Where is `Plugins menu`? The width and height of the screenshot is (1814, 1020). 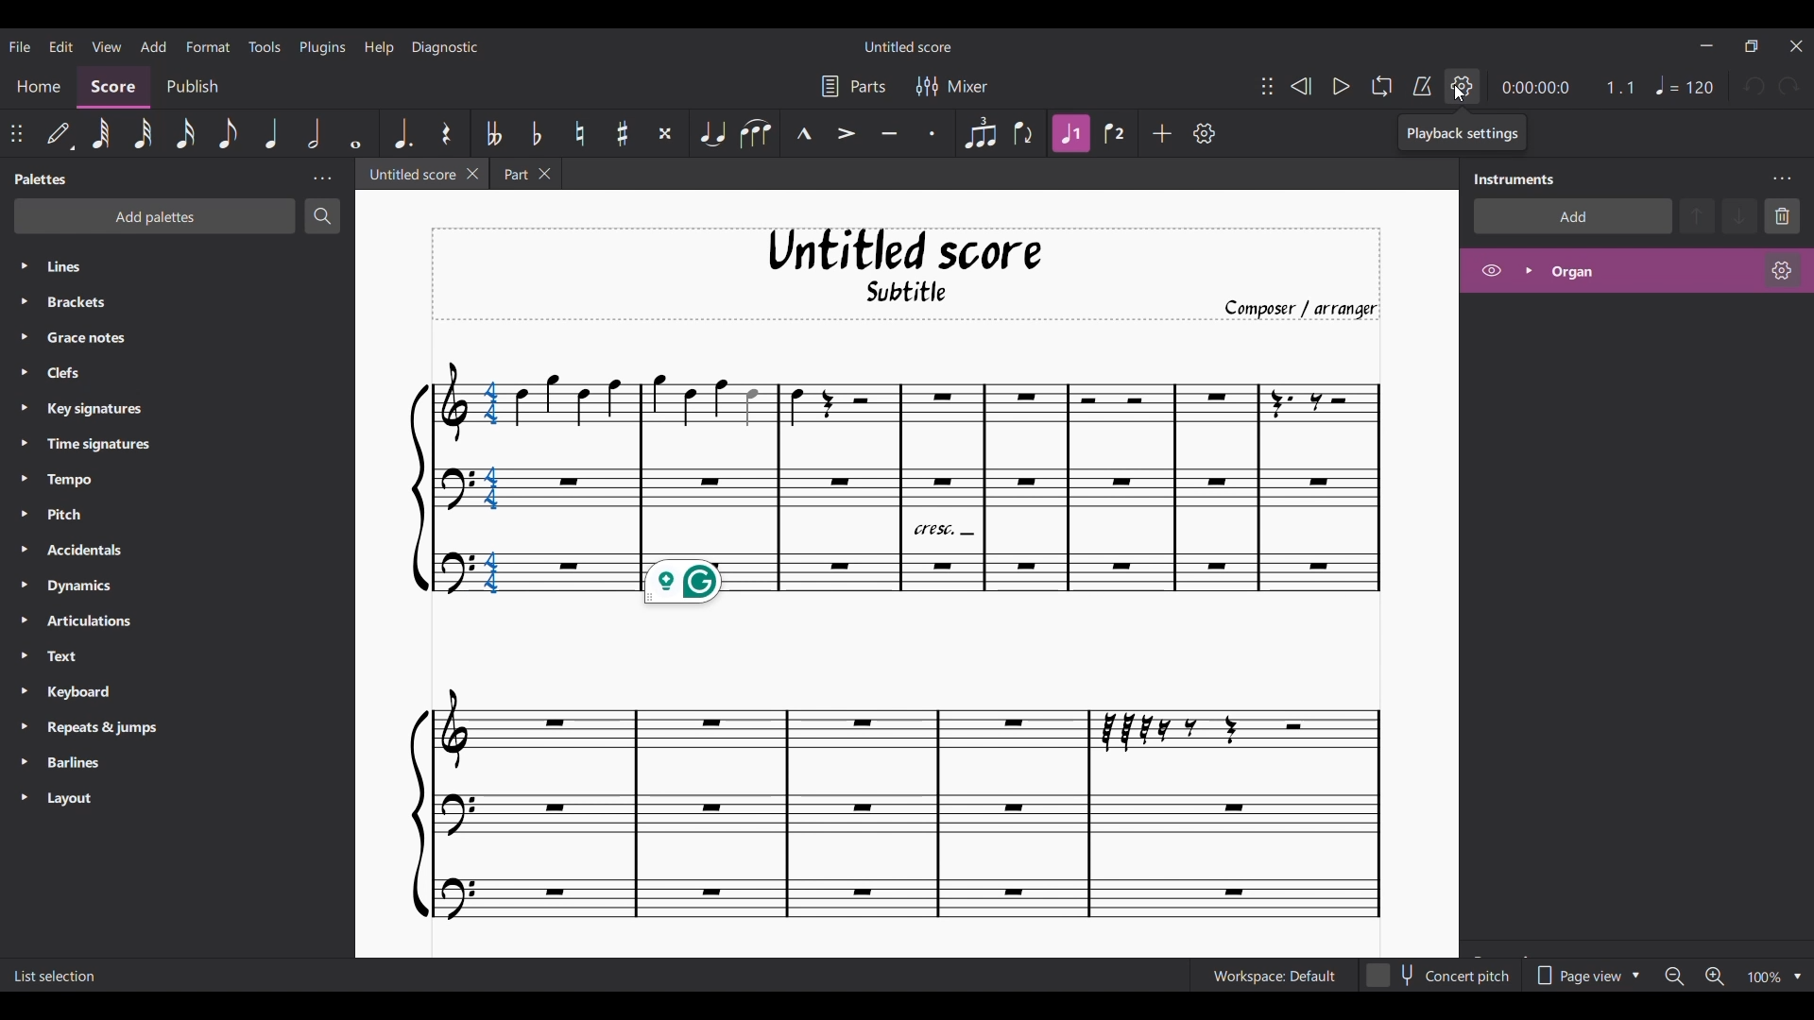
Plugins menu is located at coordinates (322, 47).